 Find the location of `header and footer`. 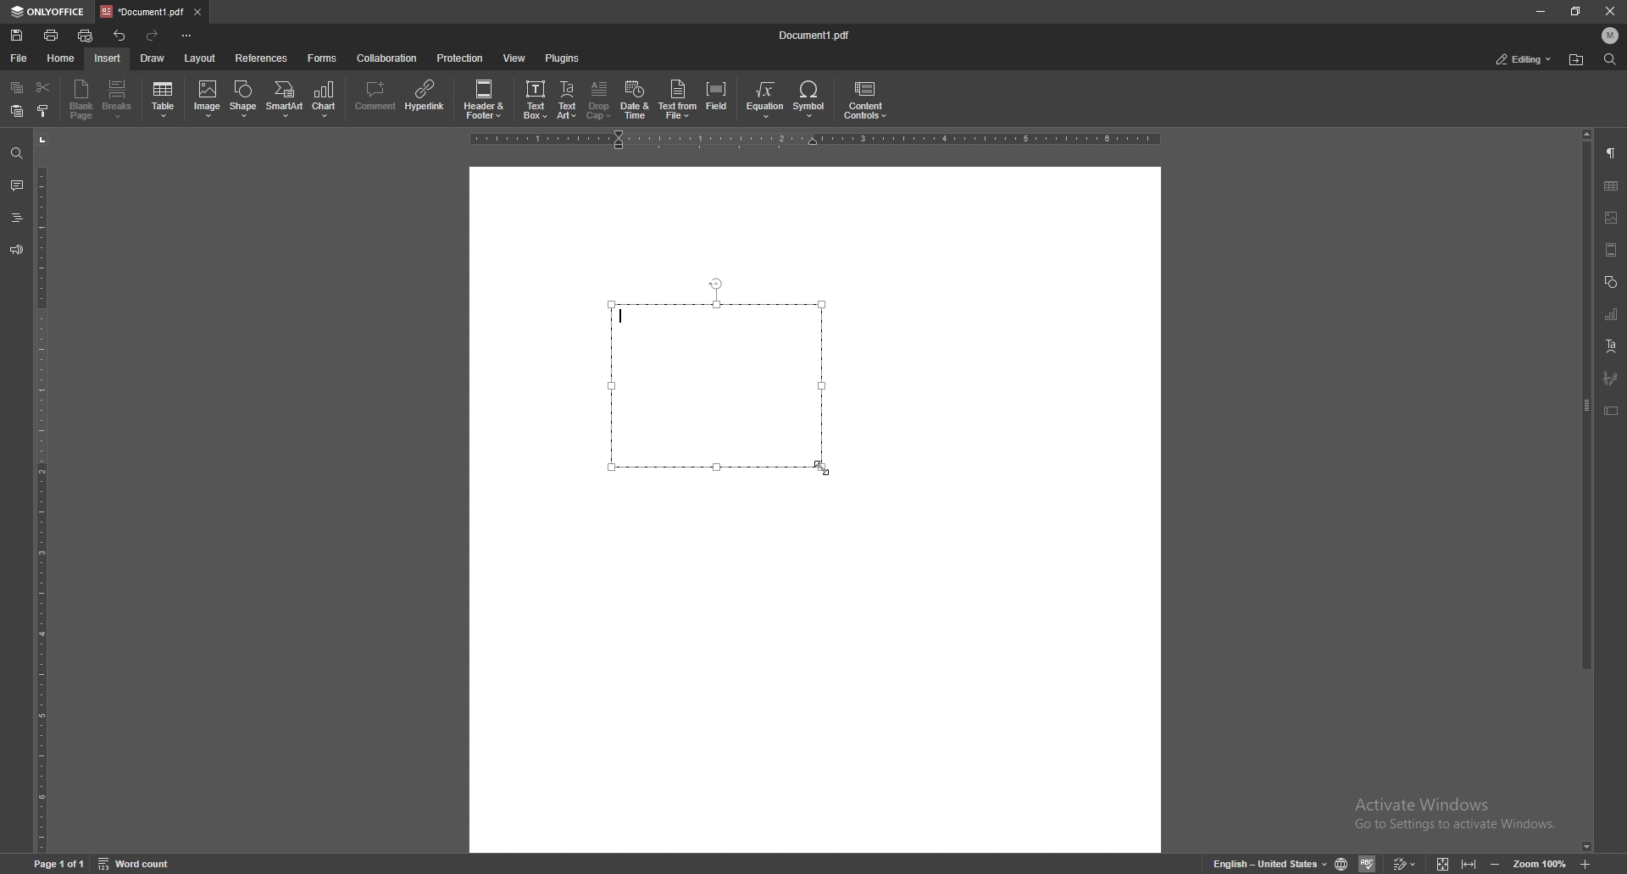

header and footer is located at coordinates (487, 98).